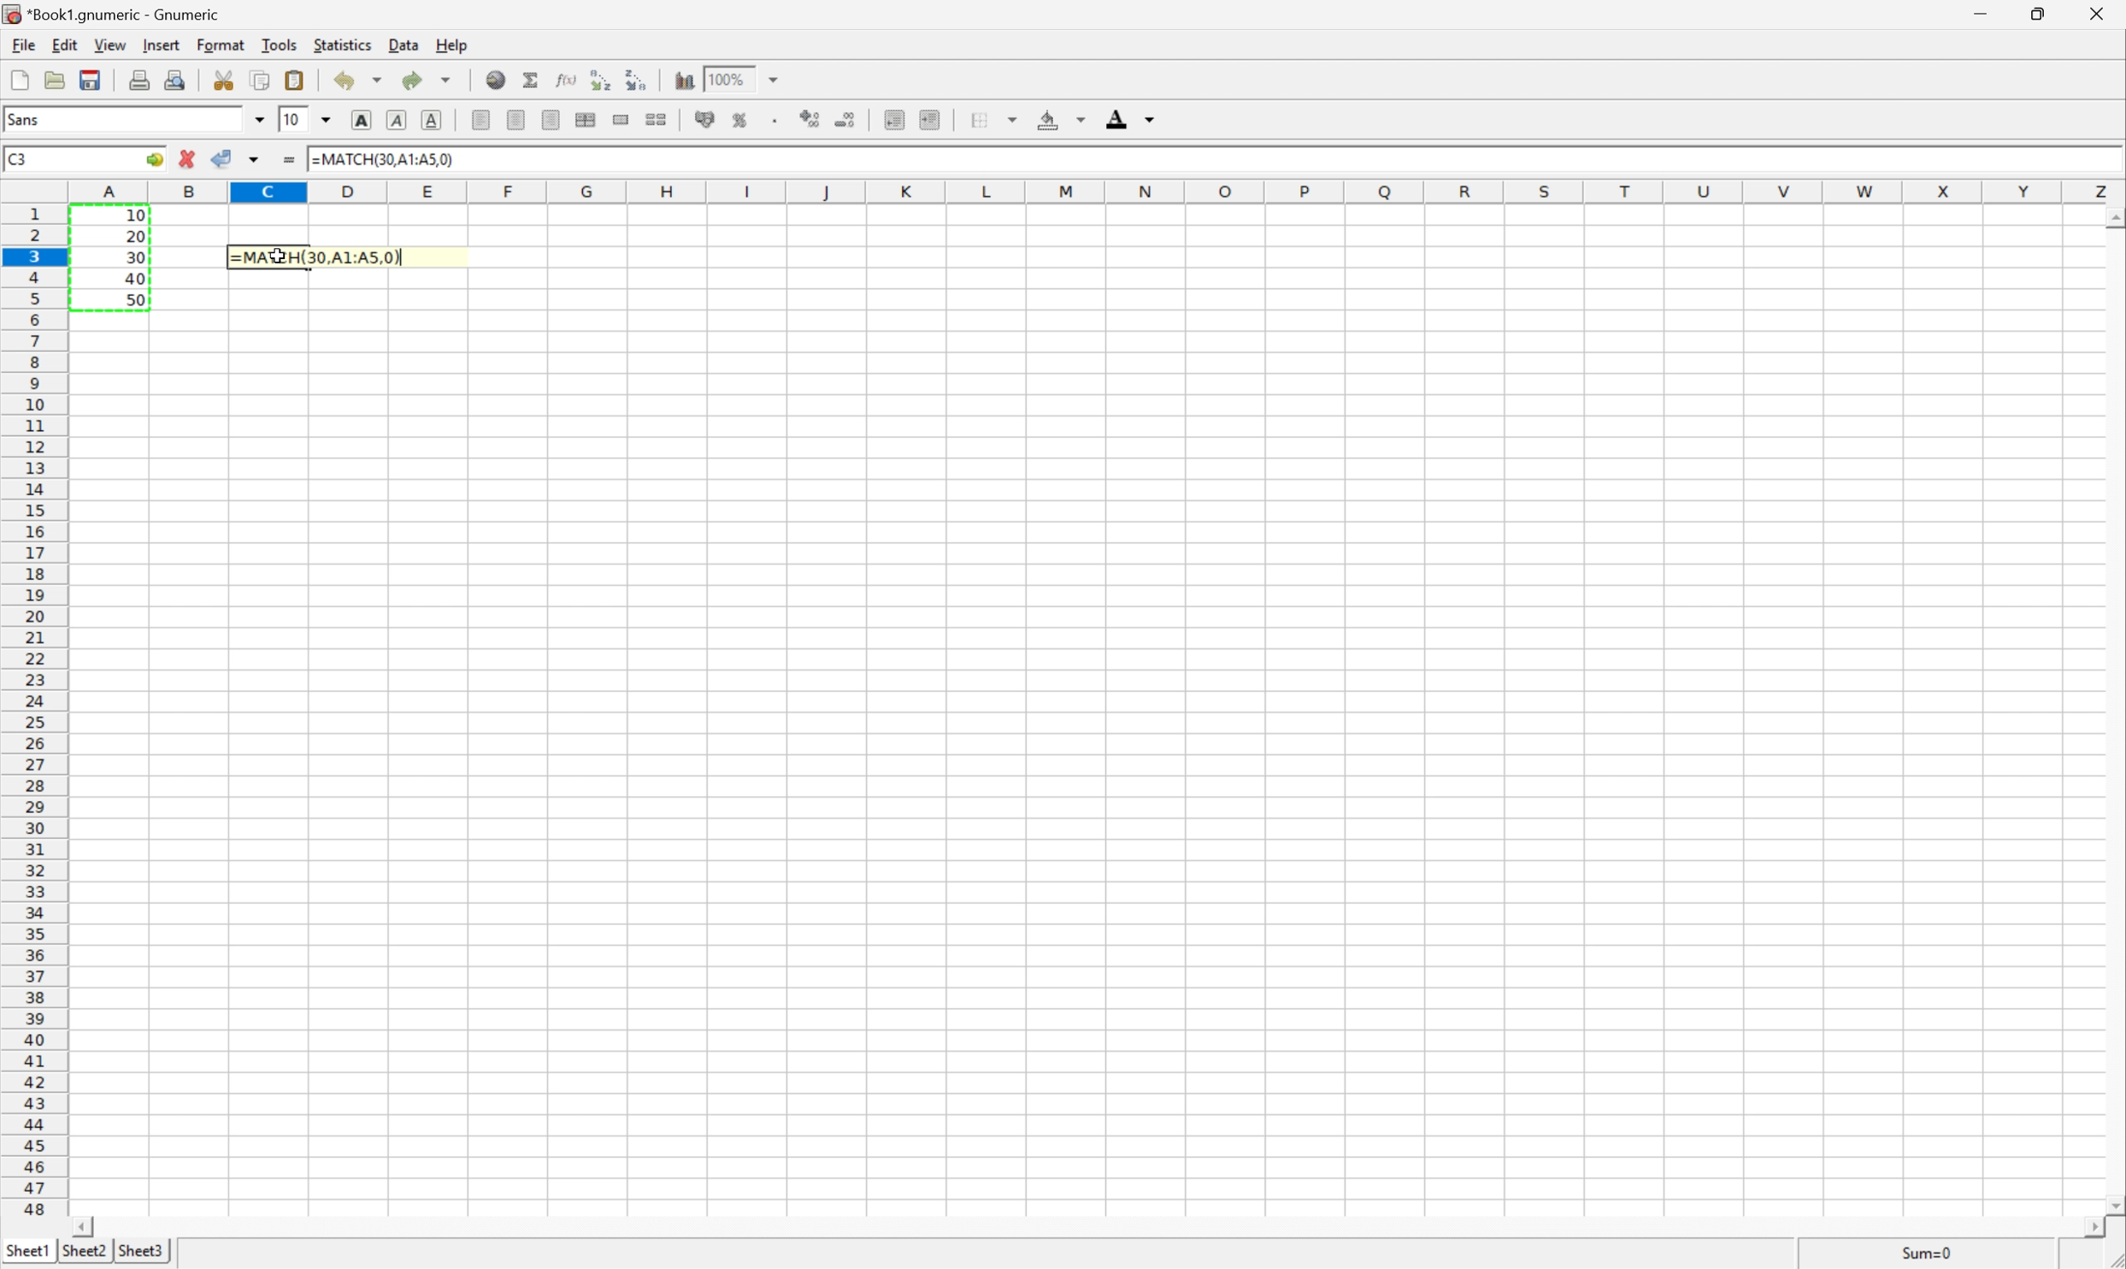 The width and height of the screenshot is (2126, 1269). I want to click on Cut the selection, so click(222, 79).